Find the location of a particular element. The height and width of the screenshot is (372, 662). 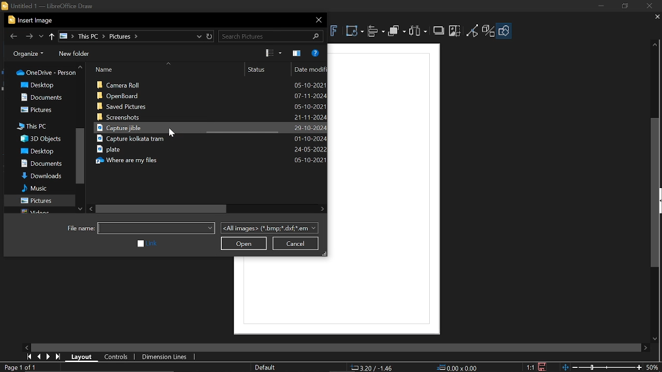

Organize is located at coordinates (28, 55).